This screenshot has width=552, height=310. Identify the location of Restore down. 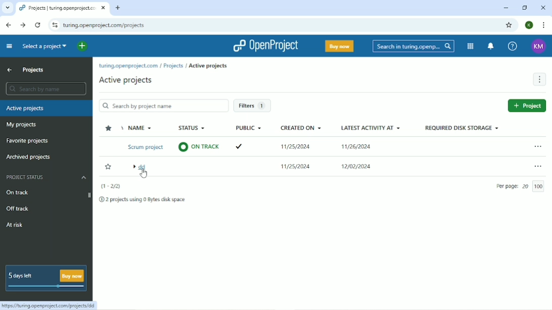
(526, 8).